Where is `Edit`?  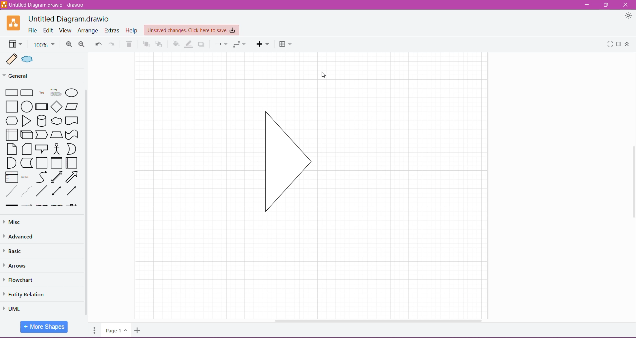
Edit is located at coordinates (48, 30).